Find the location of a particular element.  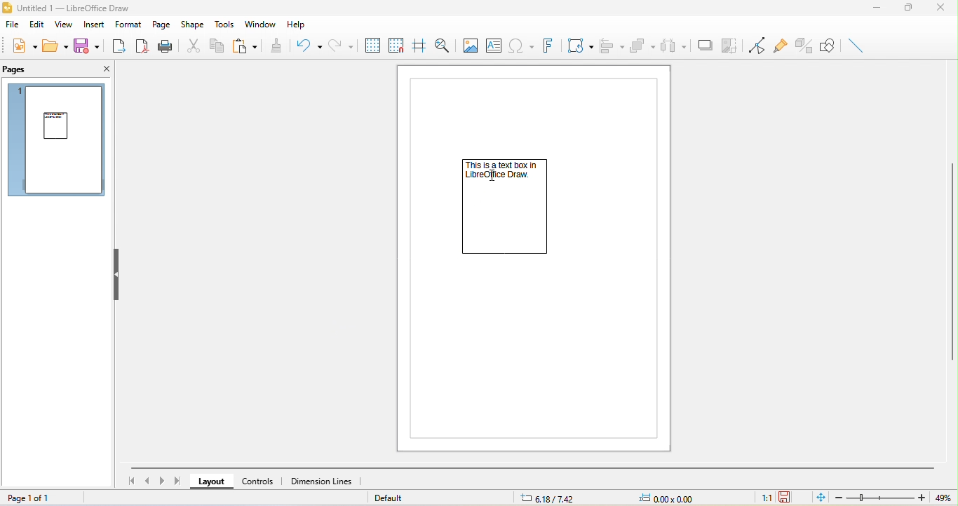

page 1 is located at coordinates (59, 142).